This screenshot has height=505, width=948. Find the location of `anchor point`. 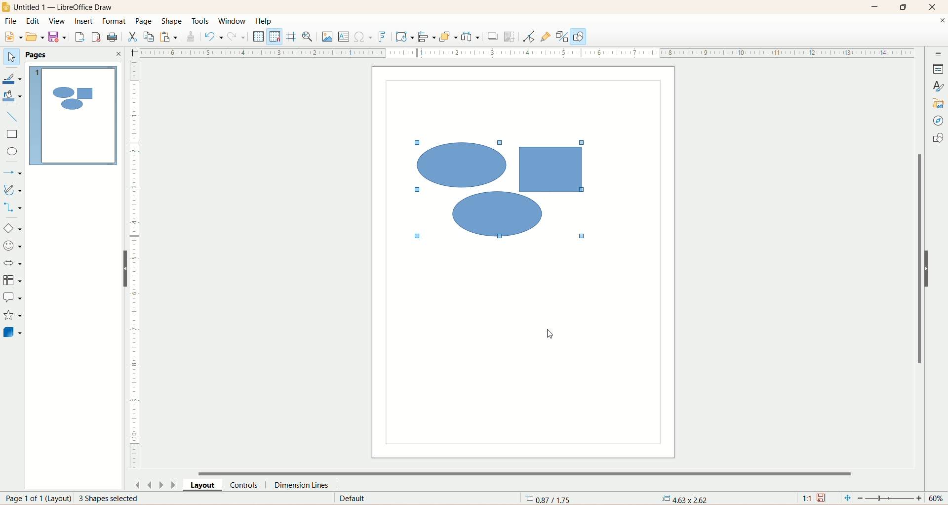

anchor point is located at coordinates (682, 499).